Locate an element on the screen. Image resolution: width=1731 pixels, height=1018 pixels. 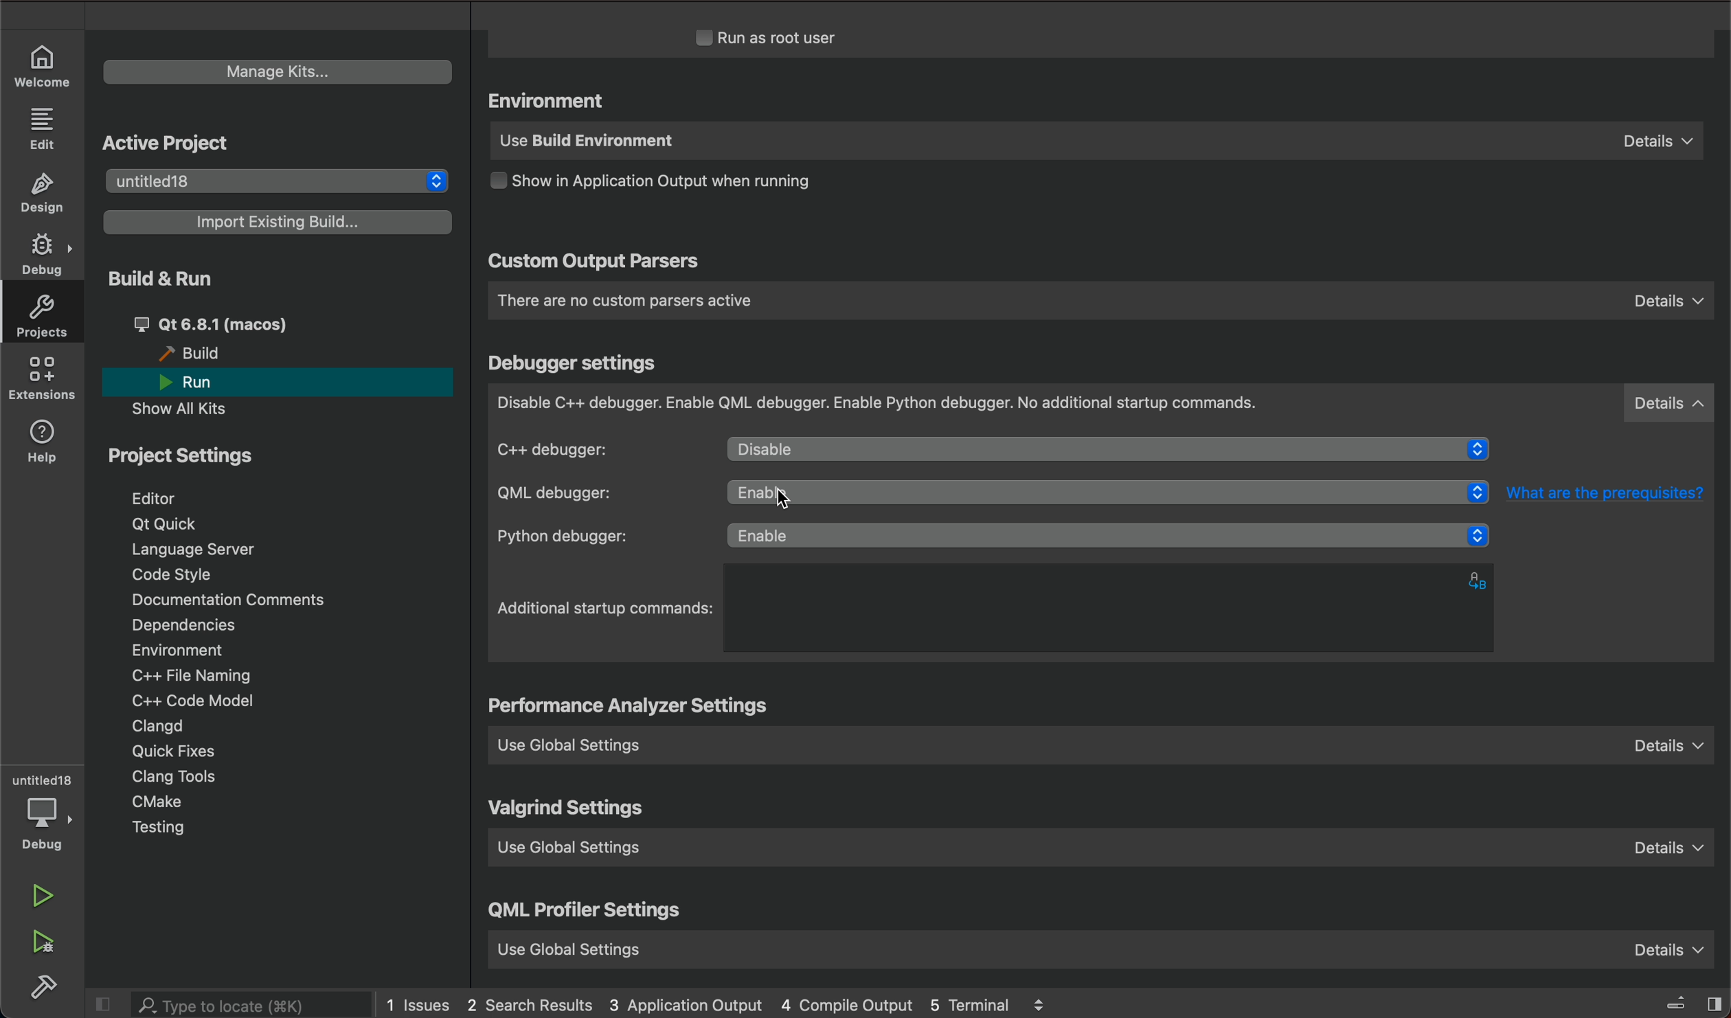
python debugger is located at coordinates (998, 536).